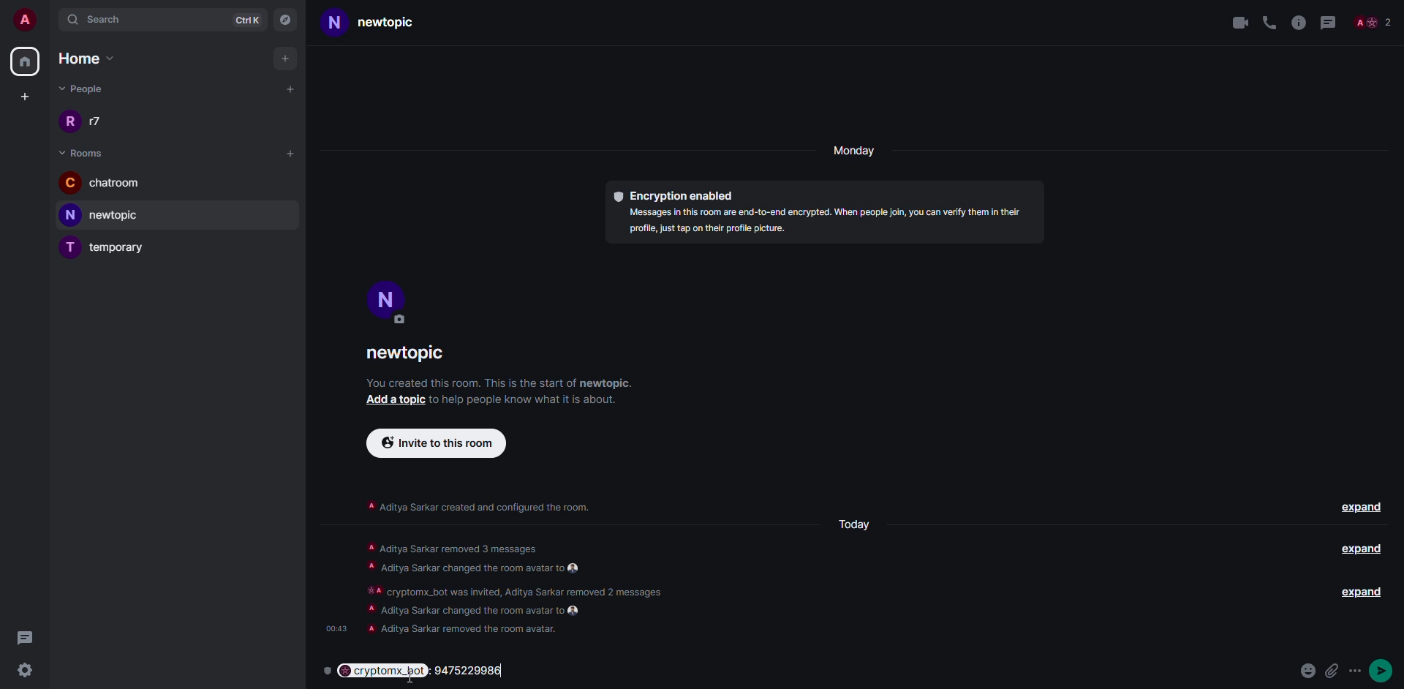 The image size is (1404, 689). I want to click on add, so click(290, 152).